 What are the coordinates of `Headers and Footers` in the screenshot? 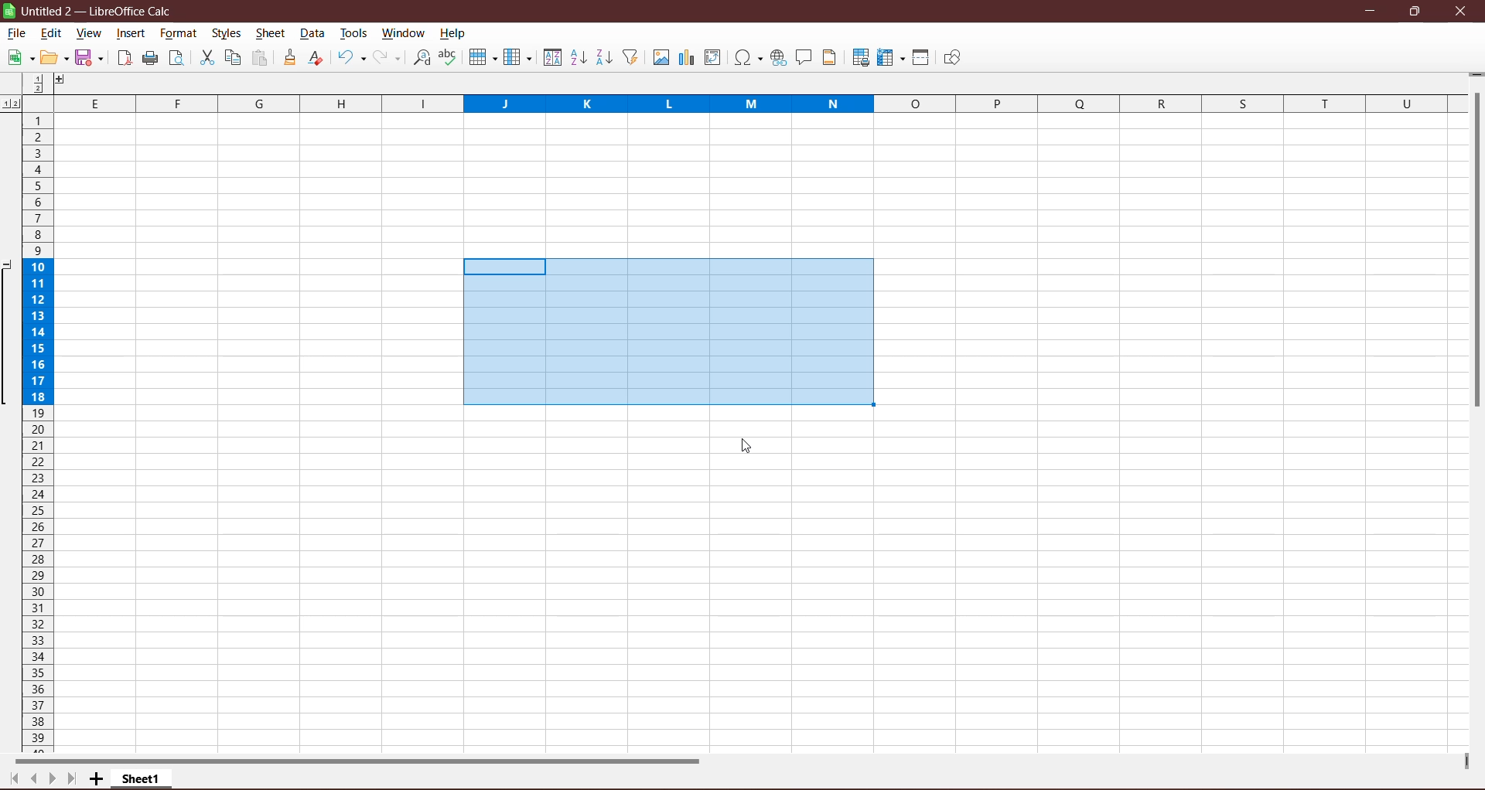 It's located at (831, 57).